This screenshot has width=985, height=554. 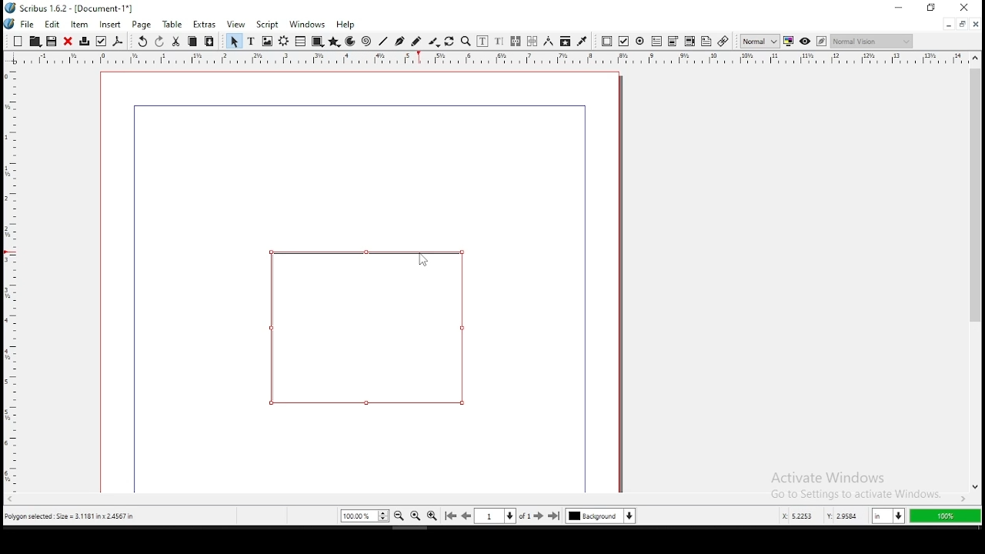 I want to click on printer, so click(x=84, y=42).